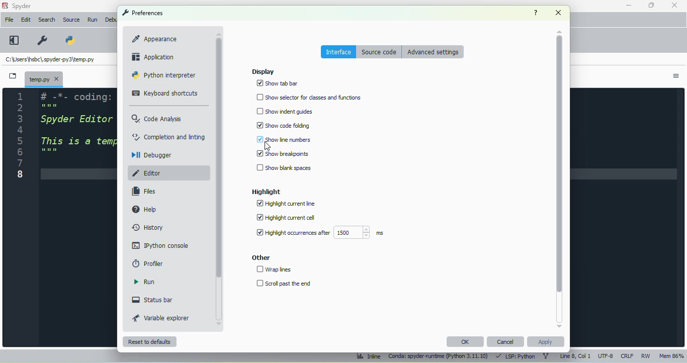 This screenshot has width=687, height=363. Describe the element at coordinates (219, 158) in the screenshot. I see `vertical scroll bar` at that location.